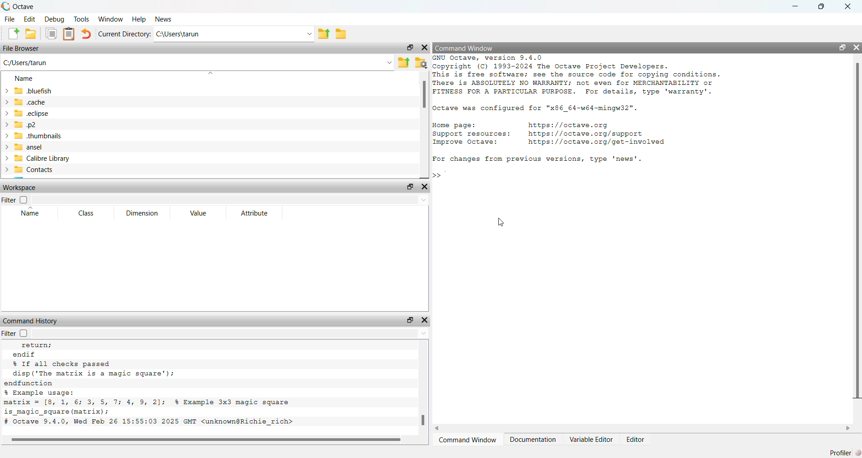 This screenshot has width=862, height=458. What do you see at coordinates (52, 34) in the screenshot?
I see `Duplicate` at bounding box center [52, 34].